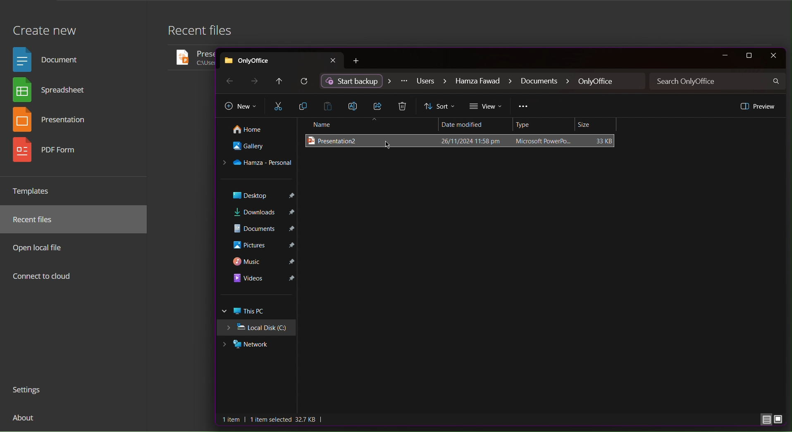  I want to click on OnlyOffice, so click(282, 59).